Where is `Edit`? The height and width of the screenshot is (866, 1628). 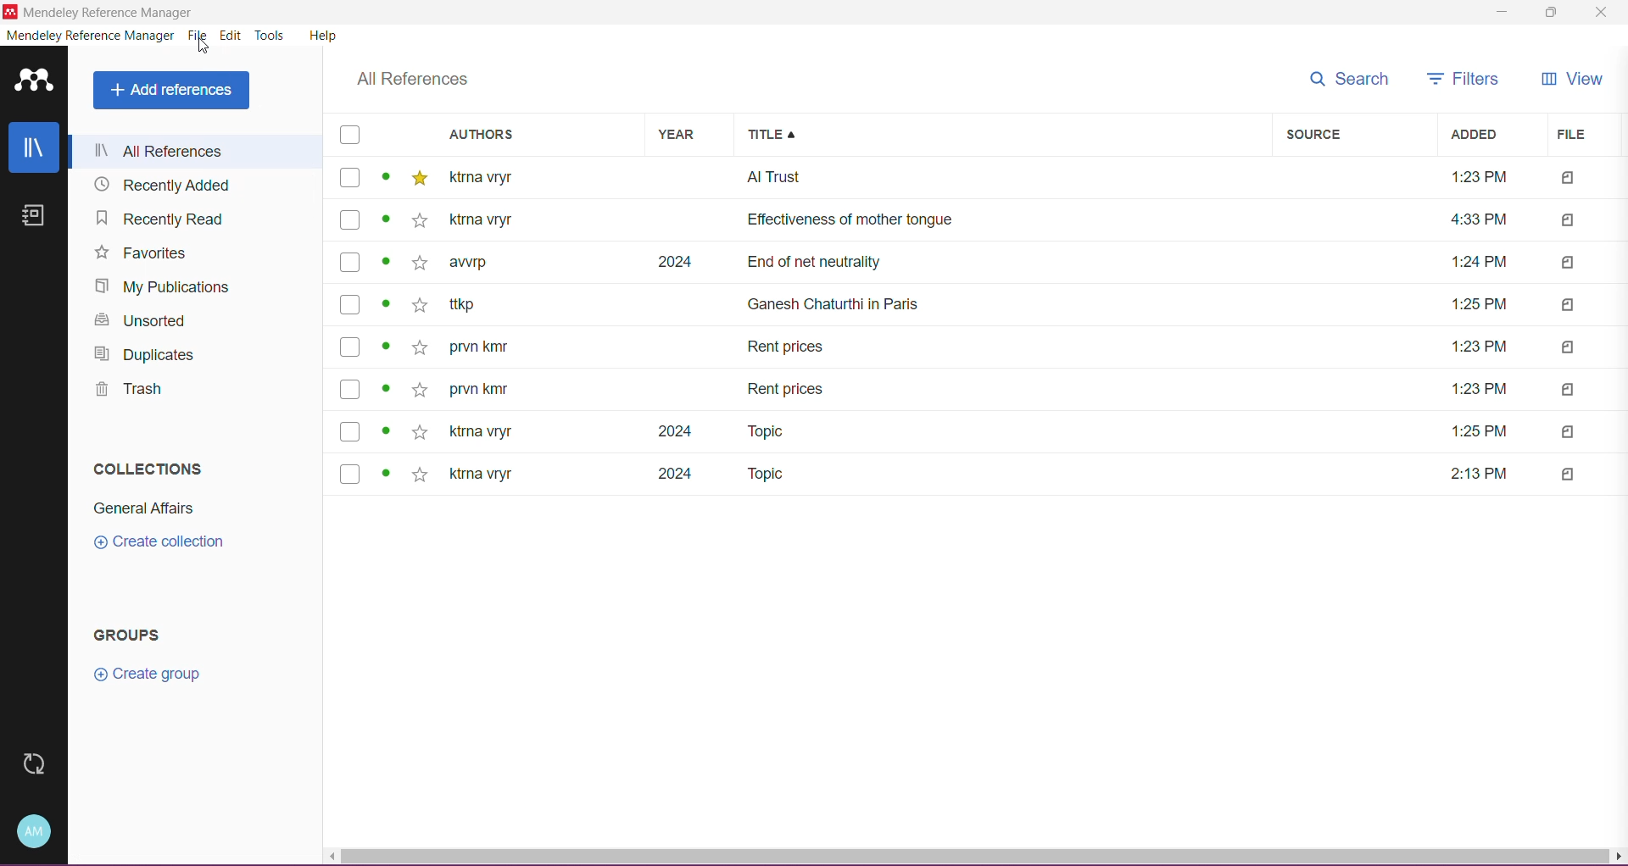
Edit is located at coordinates (232, 36).